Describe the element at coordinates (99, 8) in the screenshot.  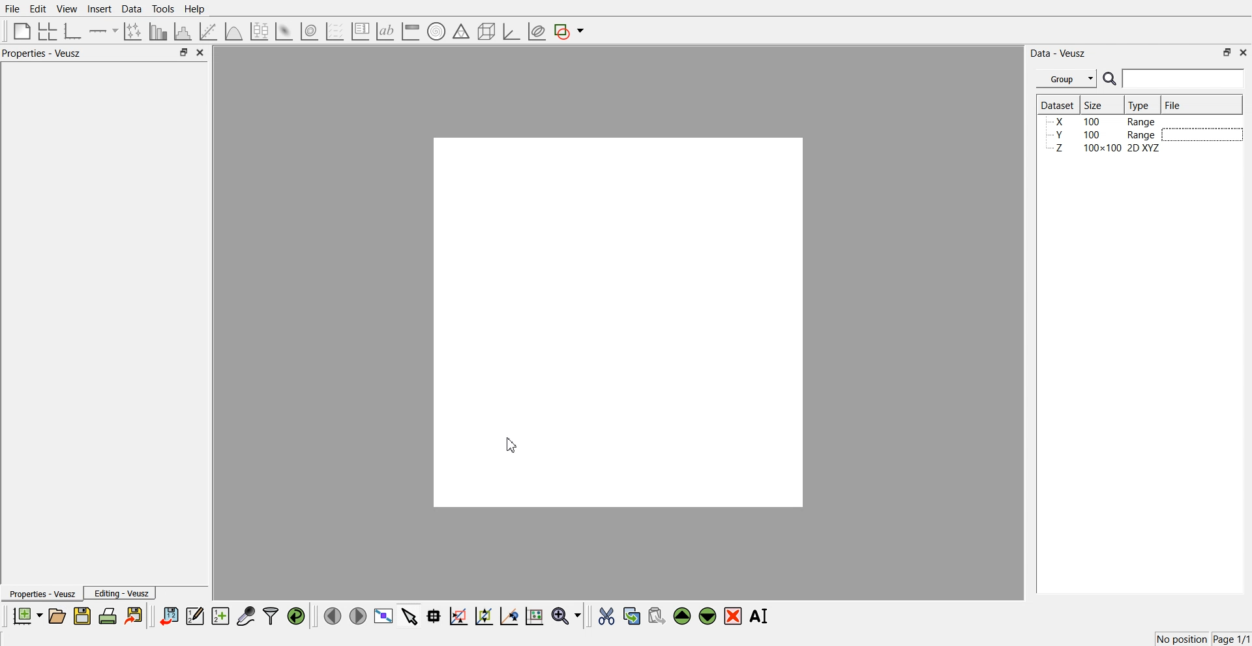
I see `Insert` at that location.